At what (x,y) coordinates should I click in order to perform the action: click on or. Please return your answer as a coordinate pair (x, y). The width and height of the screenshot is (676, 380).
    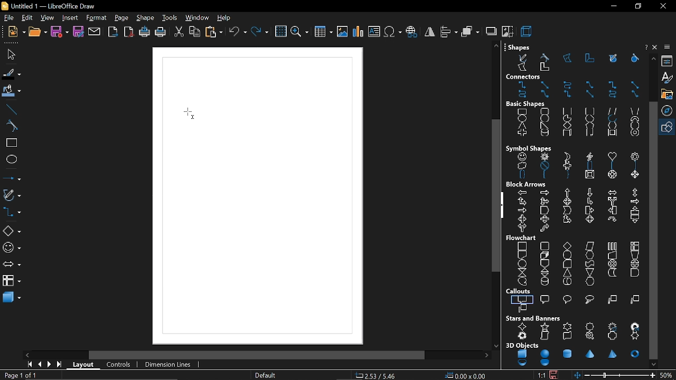
    Looking at the image, I should click on (634, 263).